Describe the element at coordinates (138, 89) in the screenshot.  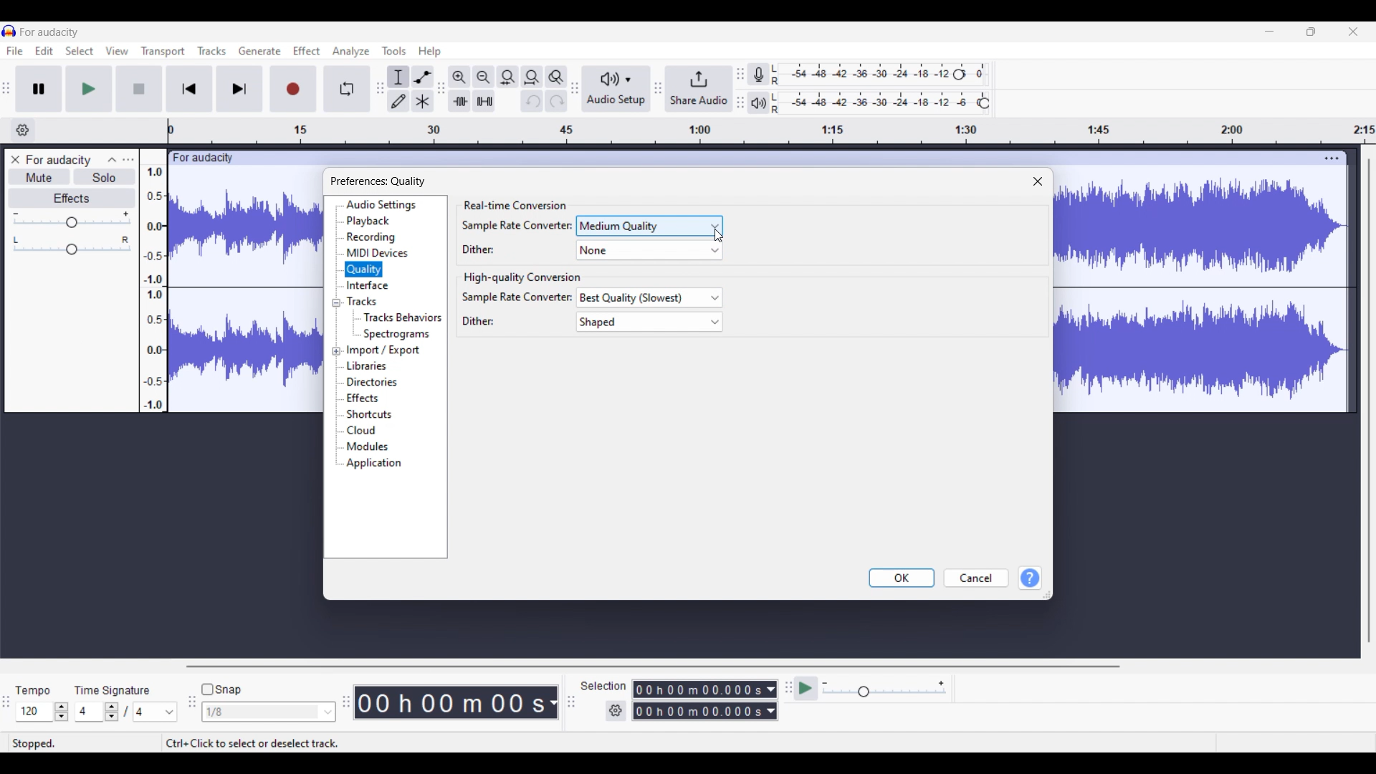
I see `Stop` at that location.